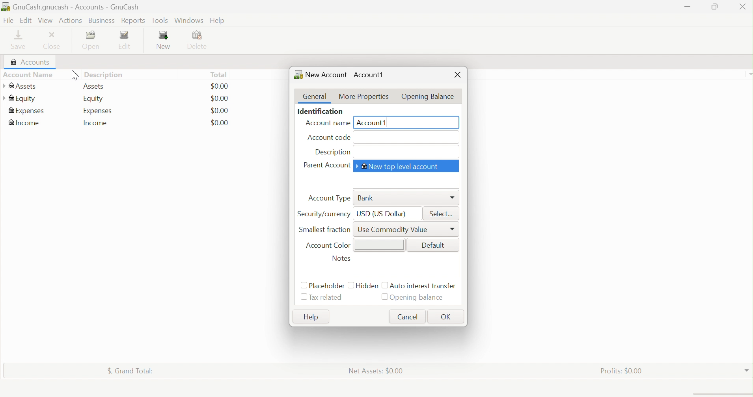  What do you see at coordinates (688, 6) in the screenshot?
I see `Minimize` at bounding box center [688, 6].